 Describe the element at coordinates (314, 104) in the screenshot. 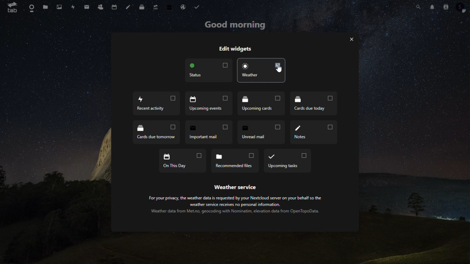

I see `cards due today` at that location.